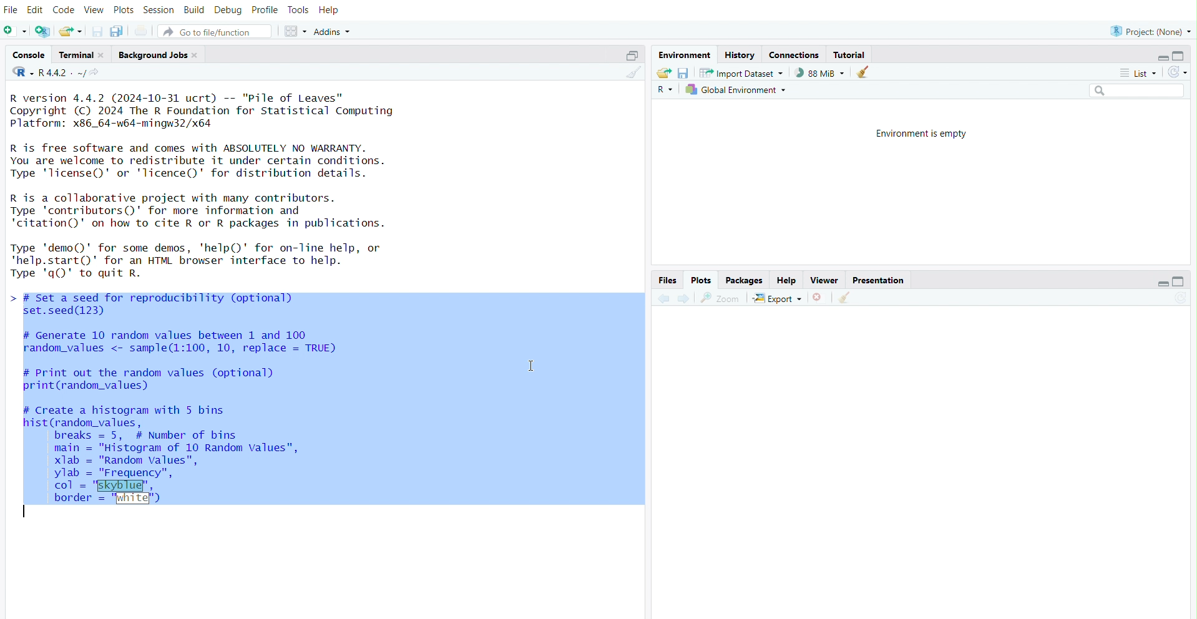 This screenshot has width=1197, height=619. Describe the element at coordinates (789, 279) in the screenshot. I see `help` at that location.